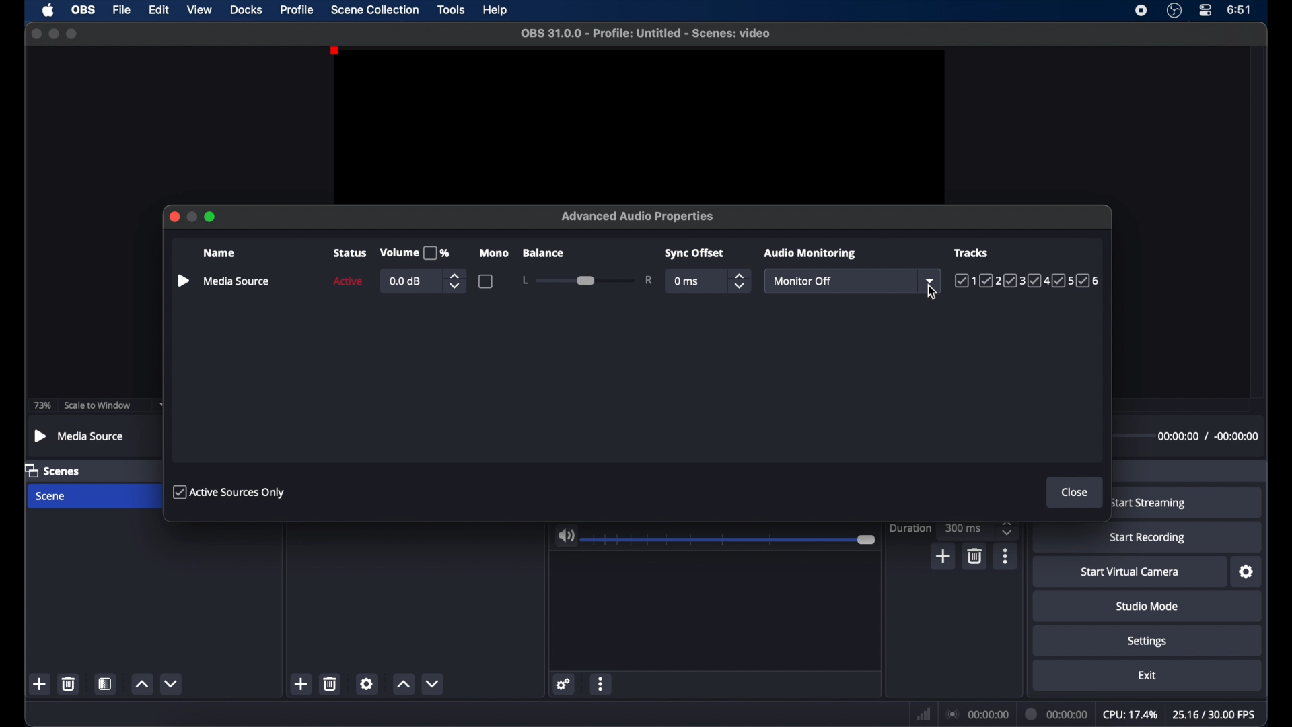  Describe the element at coordinates (1148, 642) in the screenshot. I see `settings` at that location.